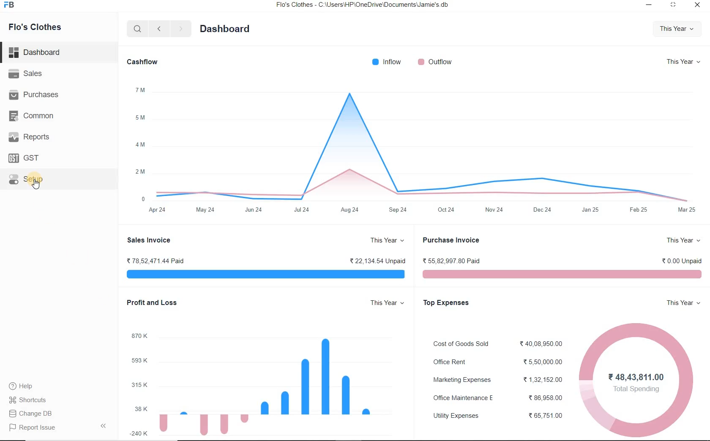  Describe the element at coordinates (398, 210) in the screenshot. I see `Sep24` at that location.